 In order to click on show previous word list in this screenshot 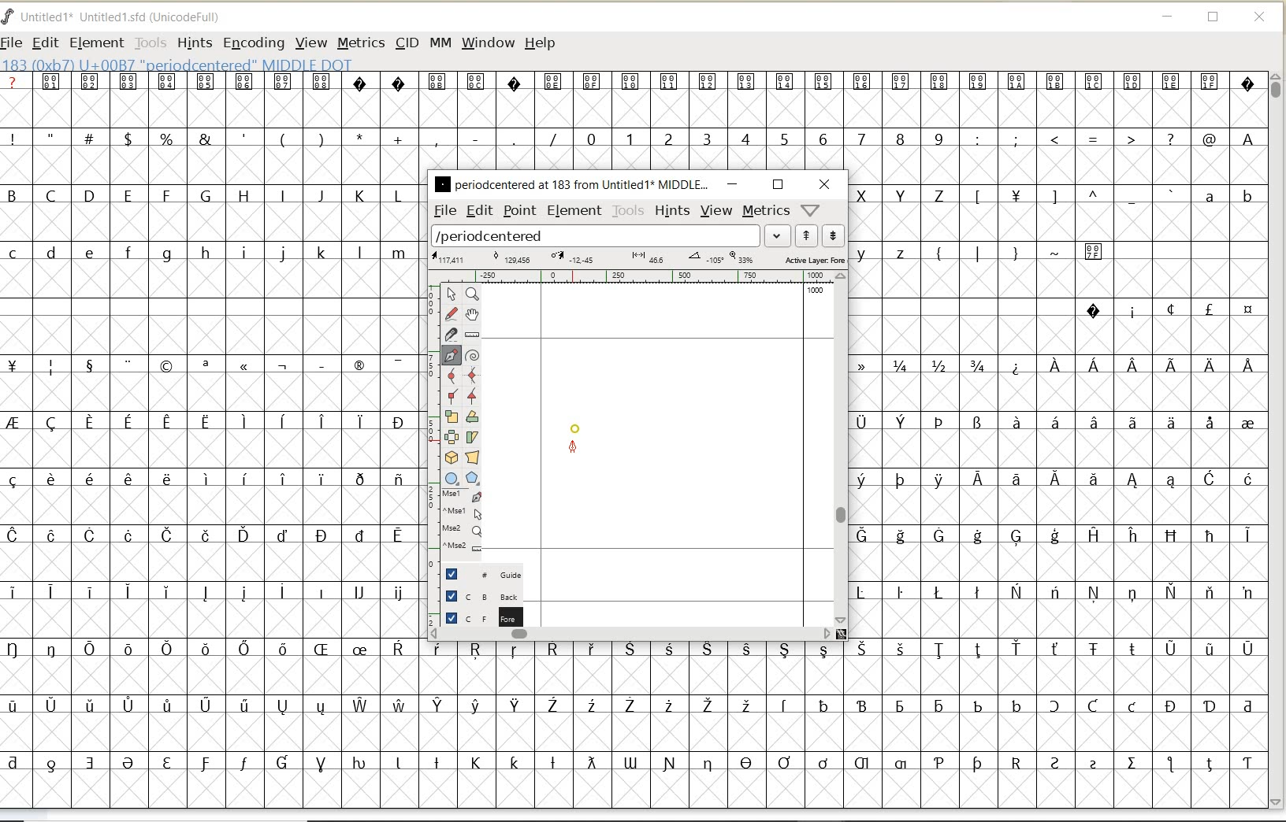, I will do `click(808, 236)`.